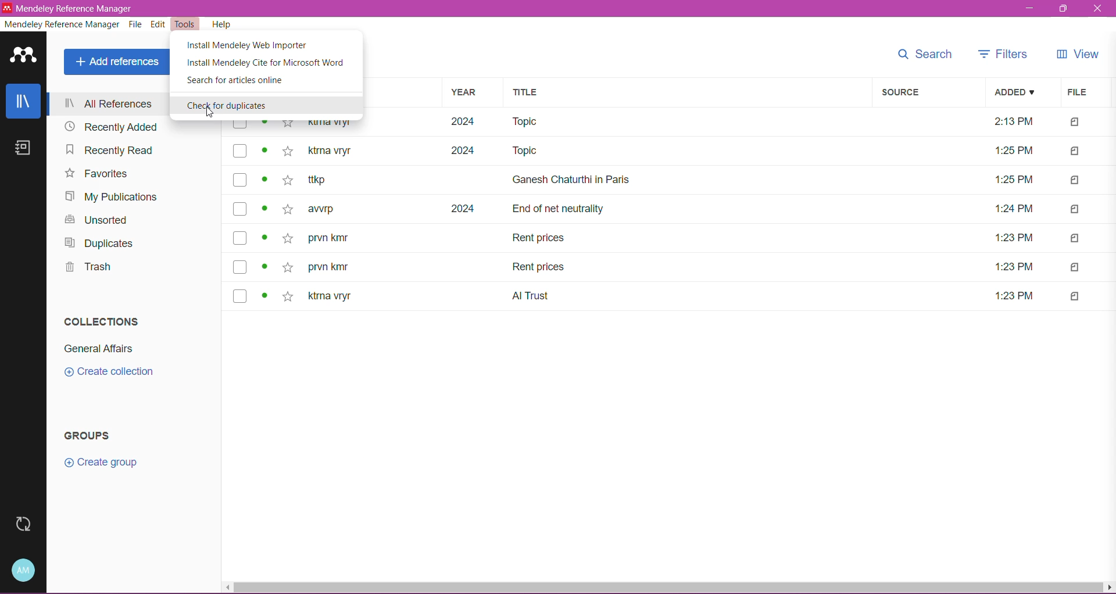 The width and height of the screenshot is (1116, 594). What do you see at coordinates (238, 238) in the screenshot?
I see `checkbox` at bounding box center [238, 238].